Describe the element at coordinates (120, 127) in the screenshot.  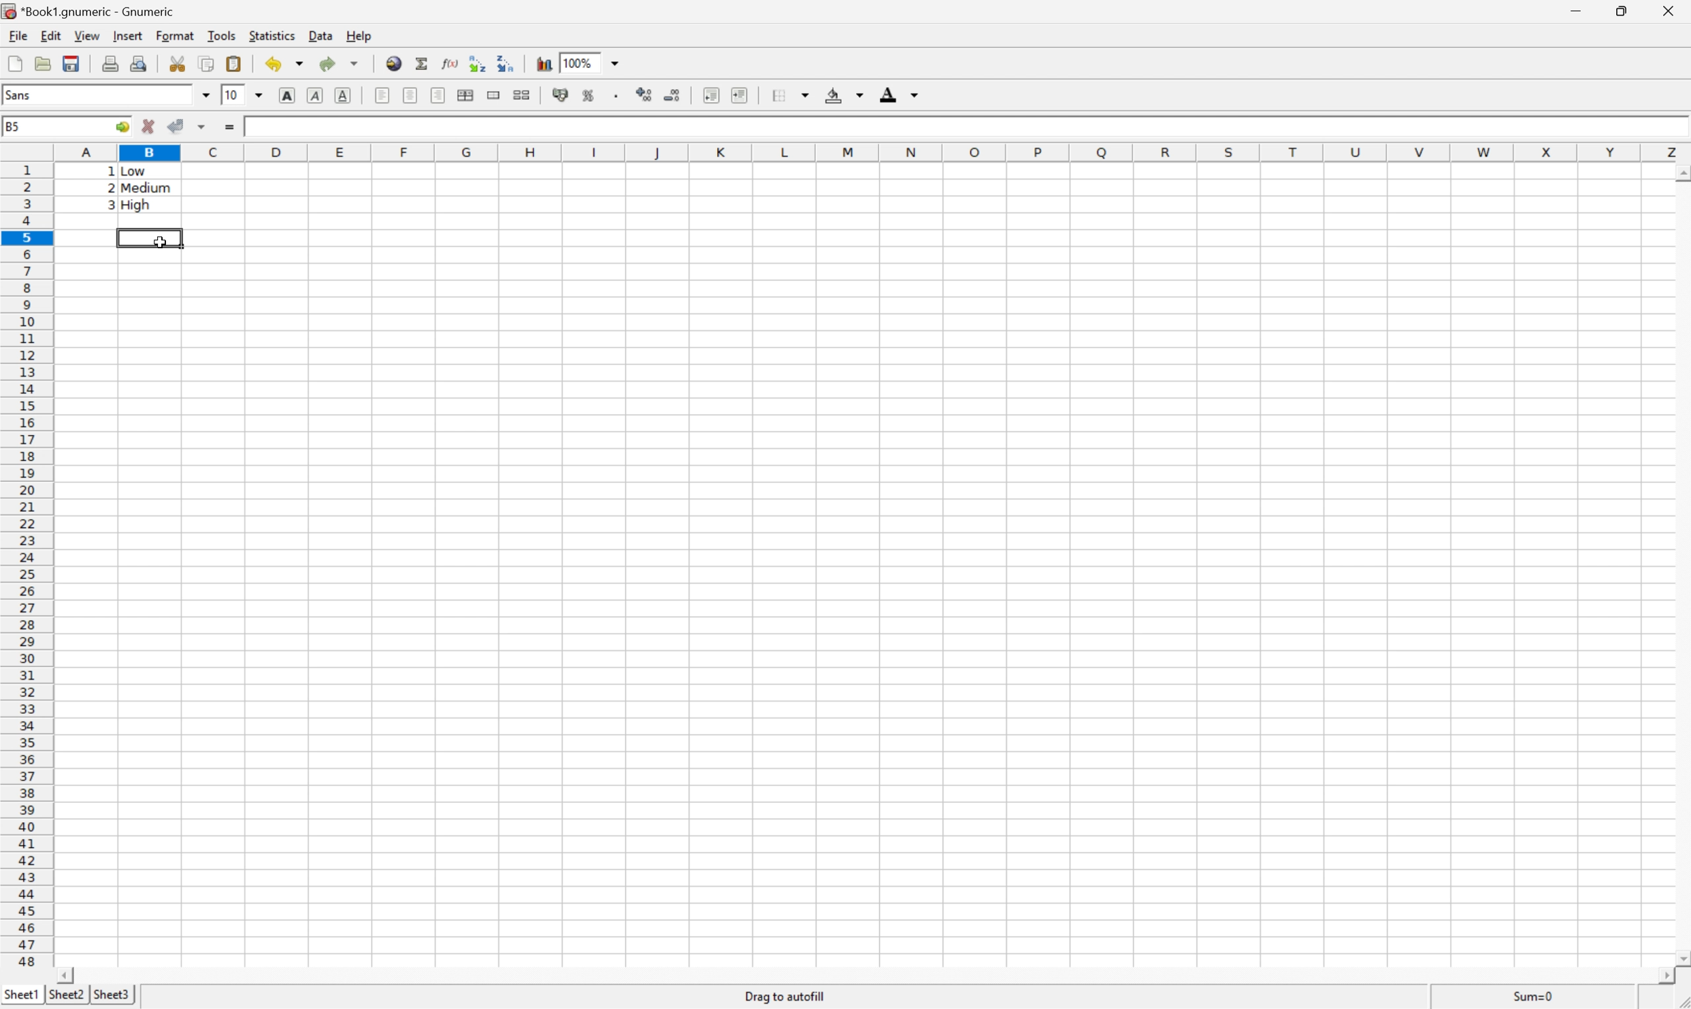
I see `Go to` at that location.